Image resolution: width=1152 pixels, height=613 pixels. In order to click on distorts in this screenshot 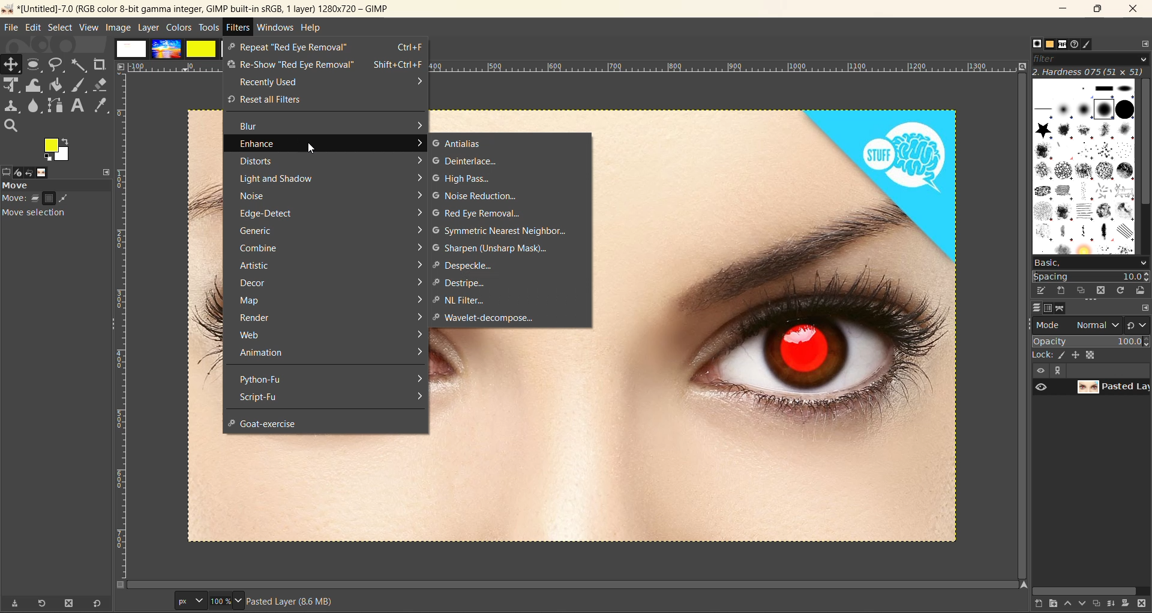, I will do `click(331, 162)`.